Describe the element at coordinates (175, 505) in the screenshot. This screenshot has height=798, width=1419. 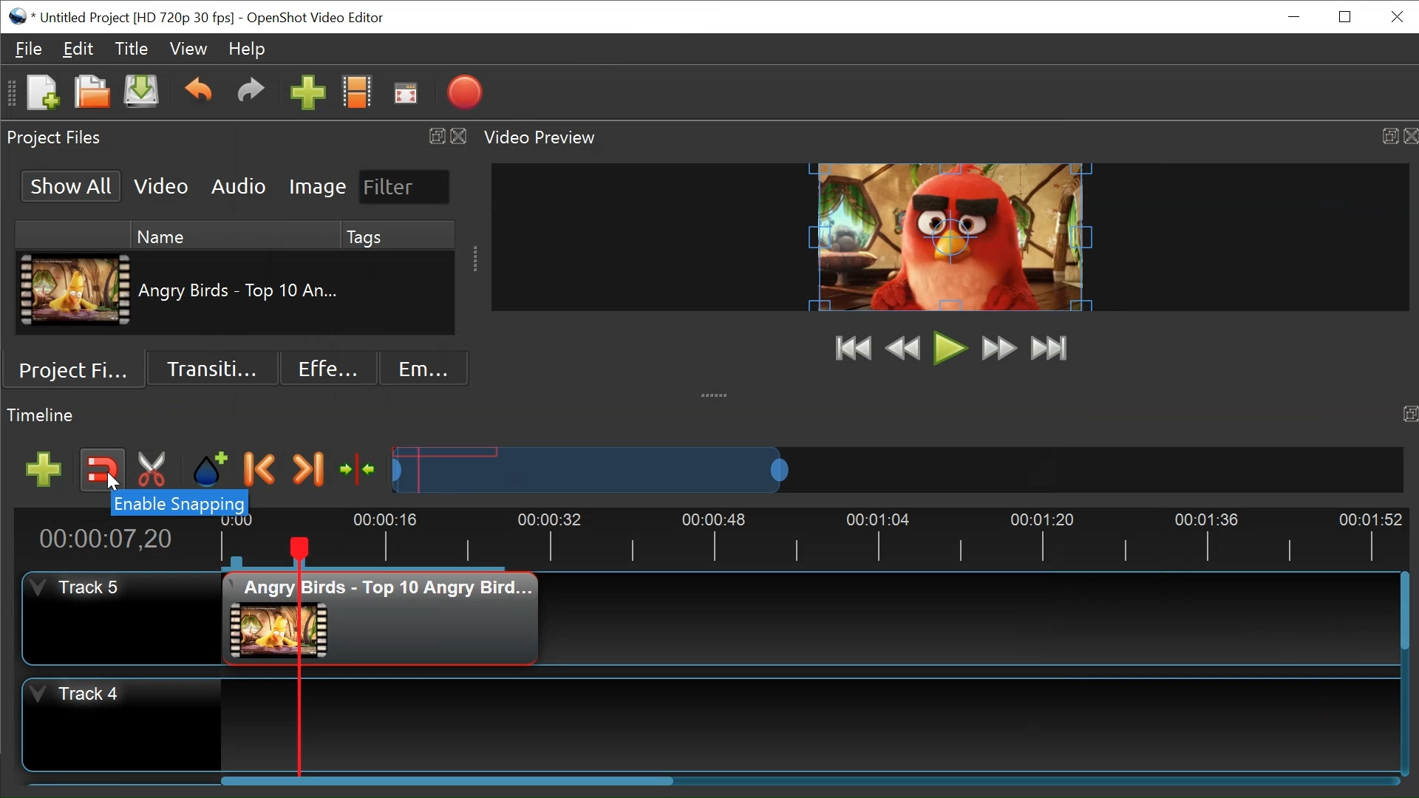
I see `Enable snapping` at that location.